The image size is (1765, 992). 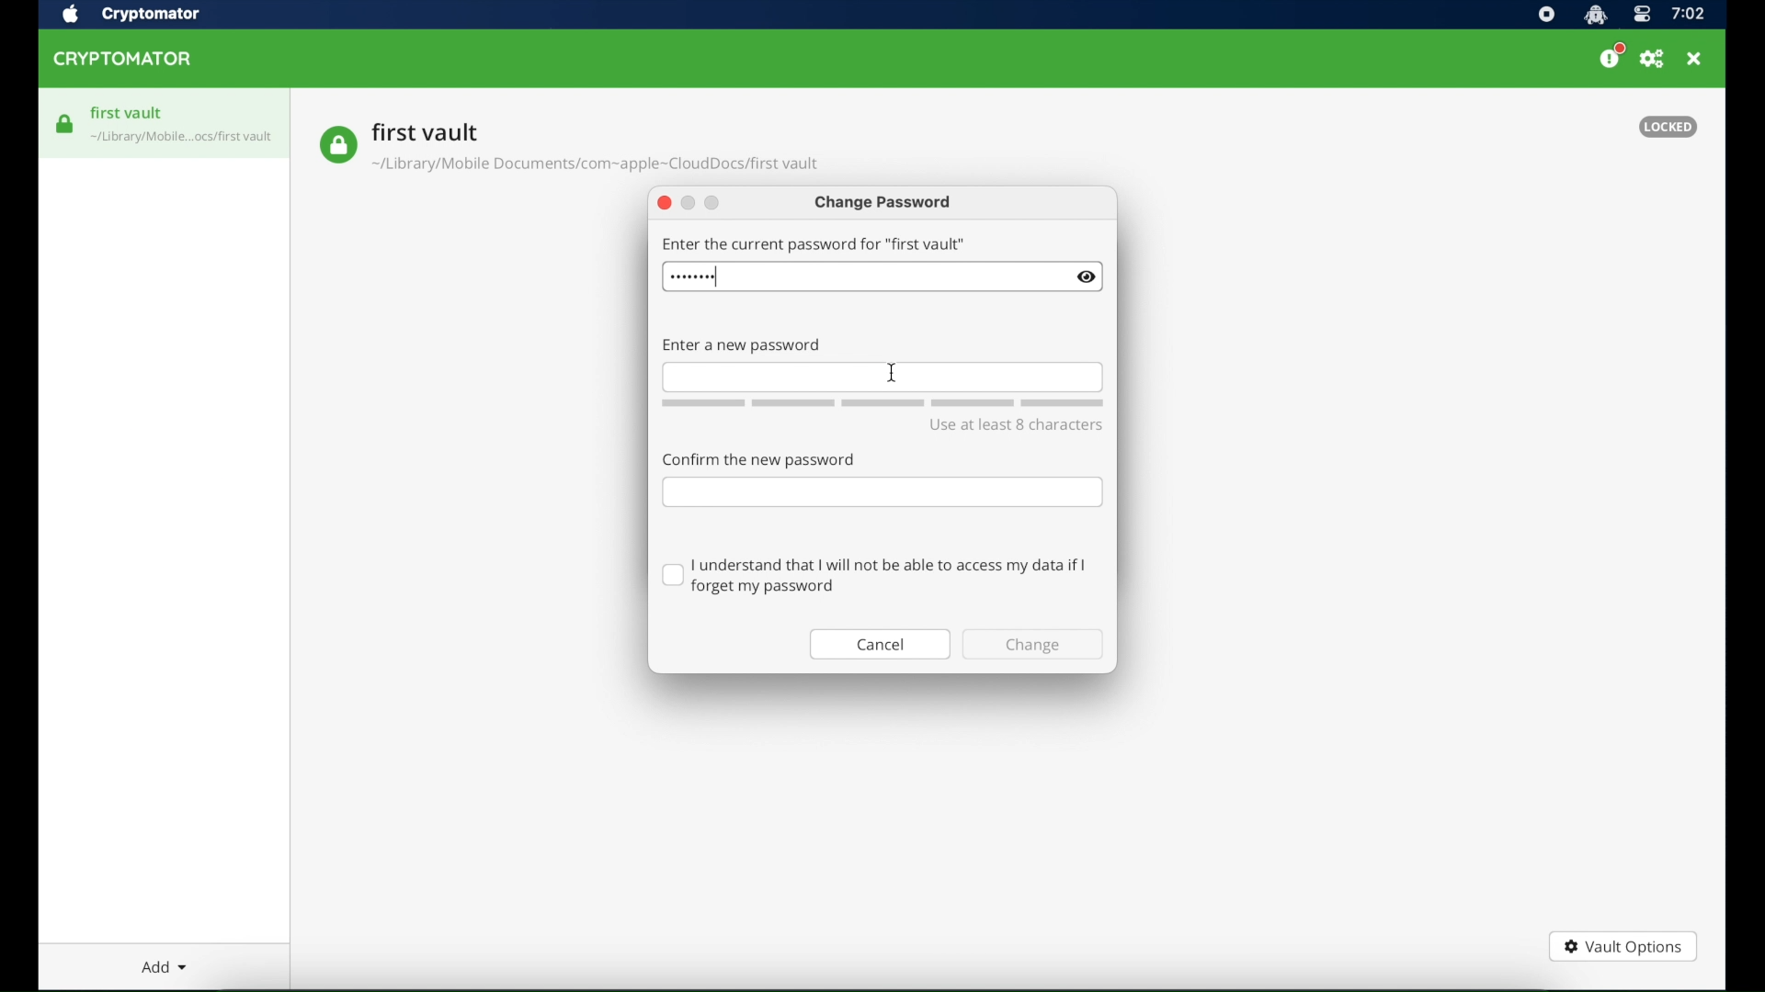 I want to click on first vault, so click(x=128, y=113).